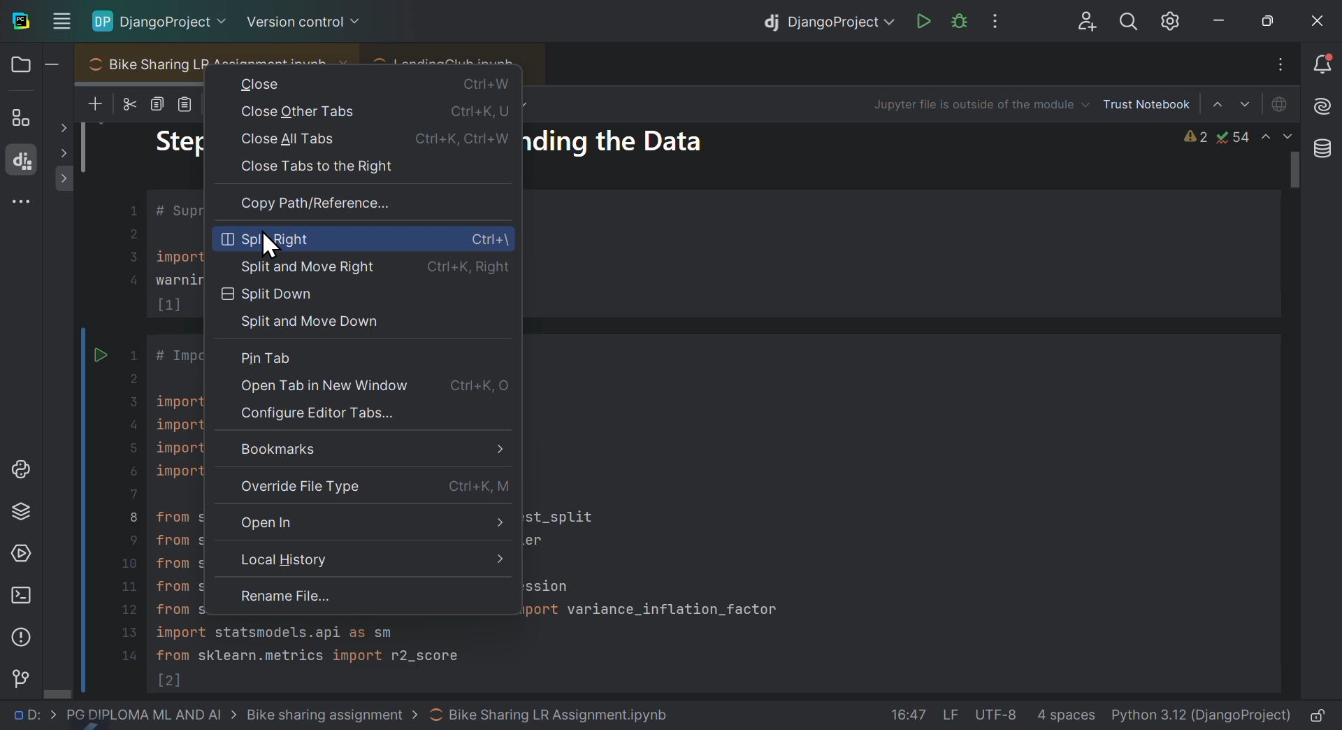 Image resolution: width=1342 pixels, height=730 pixels. Describe the element at coordinates (977, 106) in the screenshot. I see `Jupiter file is outside of the modus` at that location.